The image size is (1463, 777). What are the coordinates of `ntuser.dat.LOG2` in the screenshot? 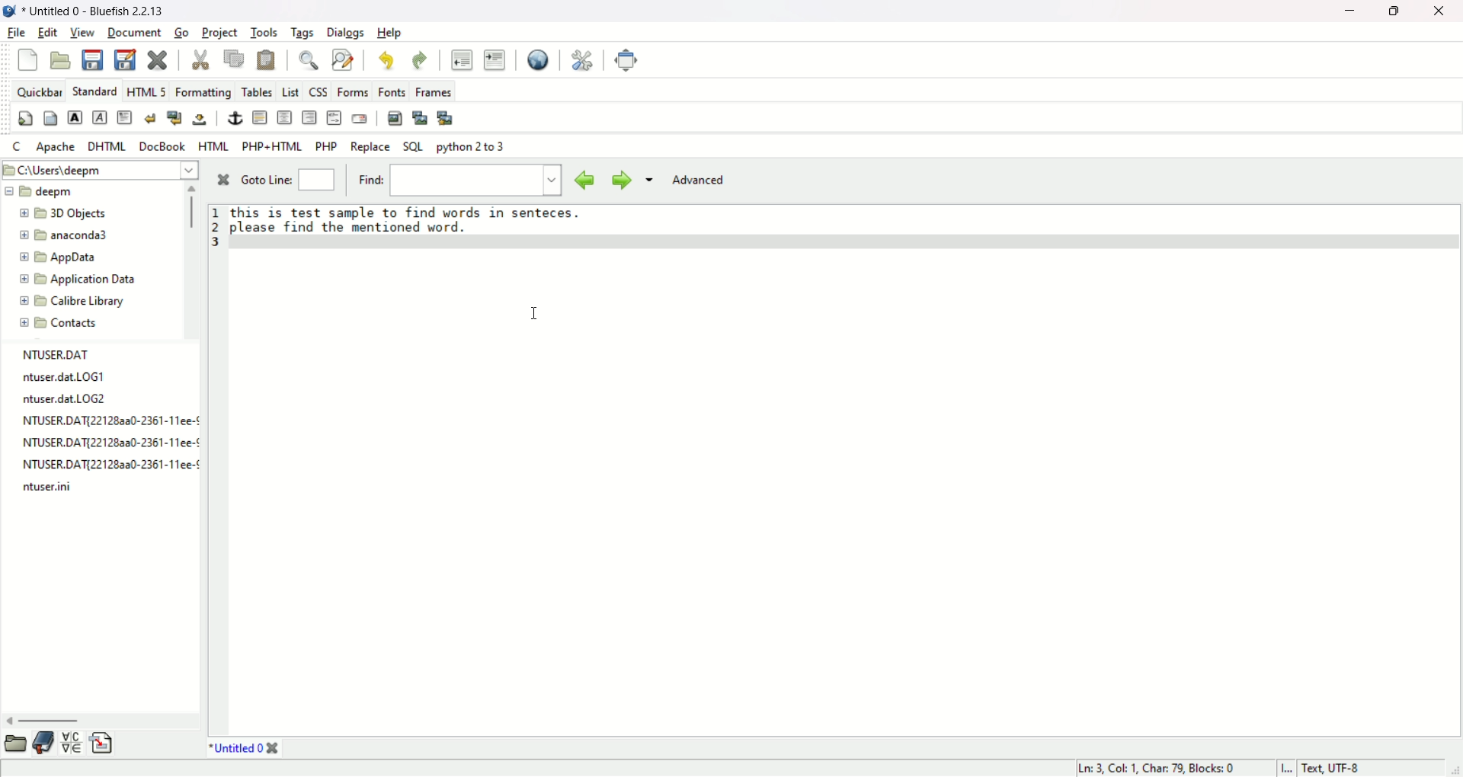 It's located at (66, 398).